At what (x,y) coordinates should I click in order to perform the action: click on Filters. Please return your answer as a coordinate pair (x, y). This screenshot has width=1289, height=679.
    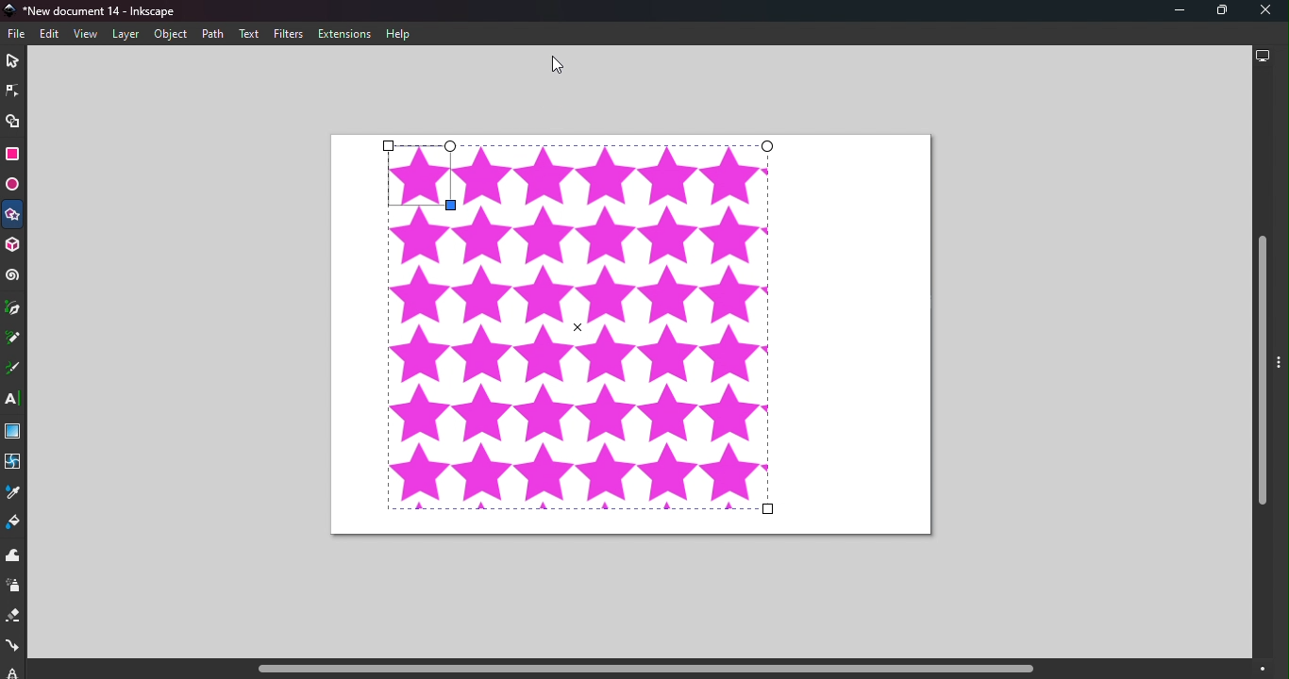
    Looking at the image, I should click on (289, 34).